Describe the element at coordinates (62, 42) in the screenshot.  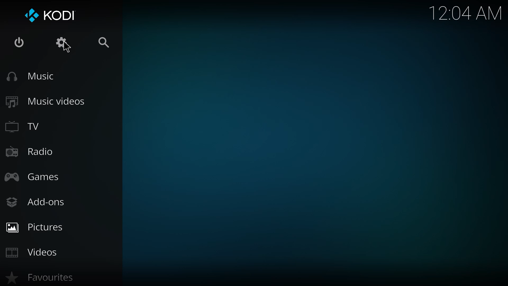
I see `settings` at that location.